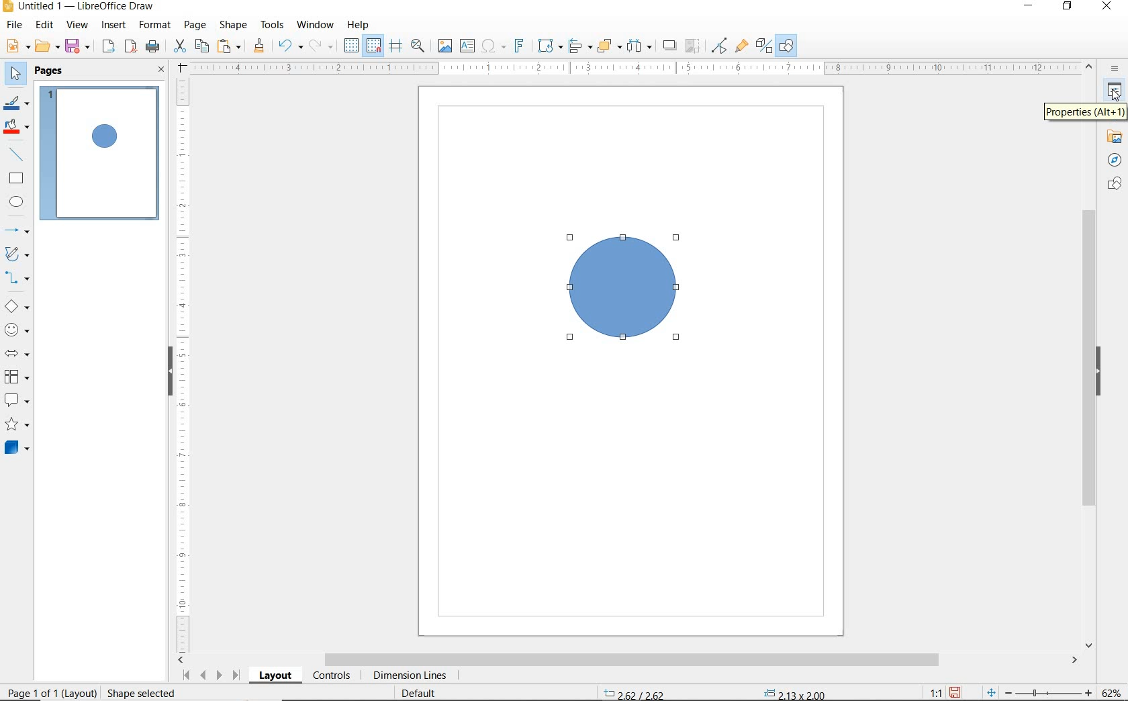 This screenshot has width=1128, height=701. Describe the element at coordinates (627, 661) in the screenshot. I see `SCROLLBAR` at that location.